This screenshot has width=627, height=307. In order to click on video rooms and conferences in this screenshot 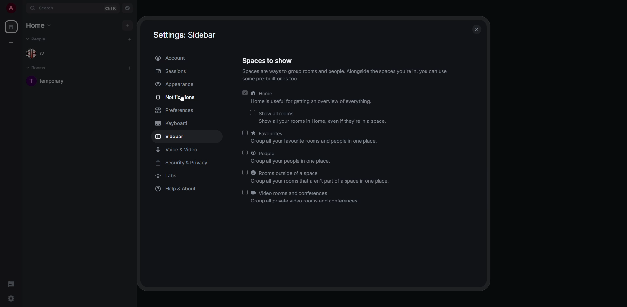, I will do `click(306, 198)`.